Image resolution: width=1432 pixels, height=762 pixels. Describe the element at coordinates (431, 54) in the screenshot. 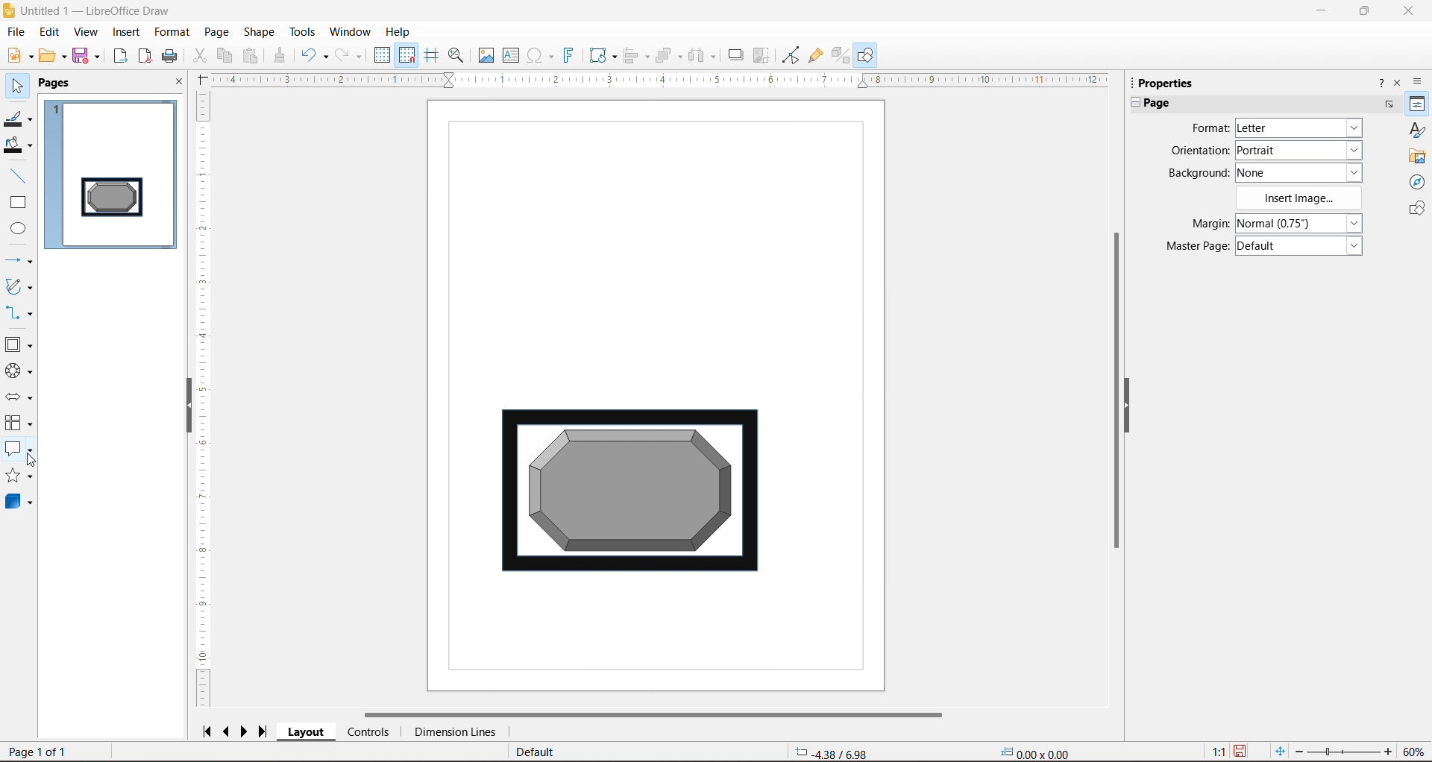

I see `Helplines while moving` at that location.